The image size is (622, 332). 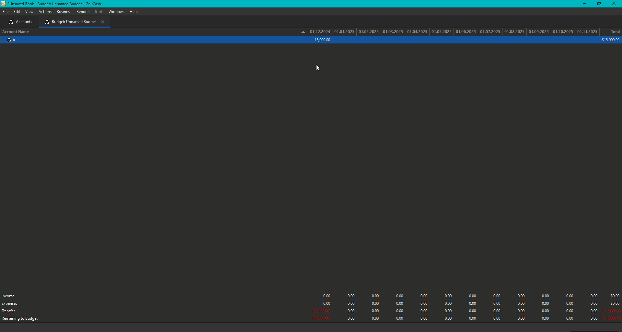 I want to click on Income, so click(x=10, y=295).